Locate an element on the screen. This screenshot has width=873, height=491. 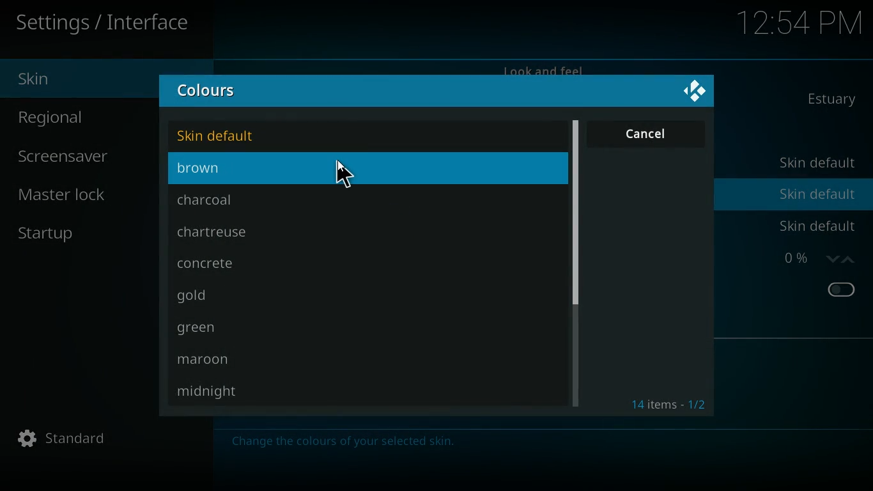
items is located at coordinates (672, 405).